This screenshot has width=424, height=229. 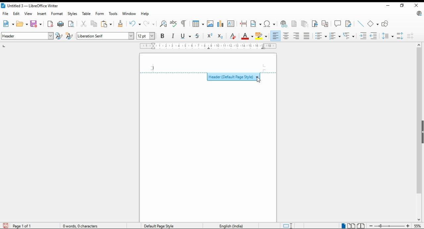 What do you see at coordinates (105, 36) in the screenshot?
I see `font` at bounding box center [105, 36].